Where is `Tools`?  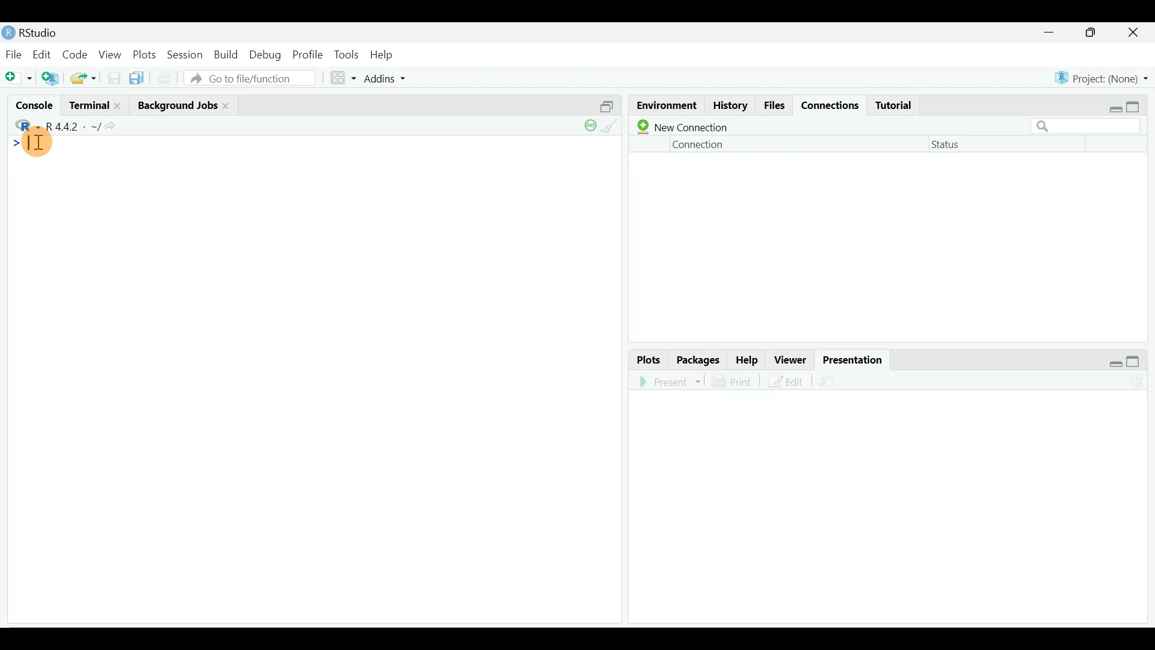 Tools is located at coordinates (347, 53).